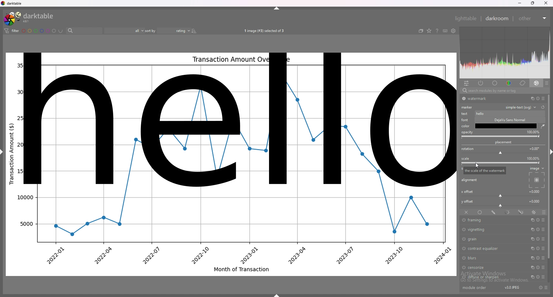 The image size is (553, 297). Describe the element at coordinates (540, 288) in the screenshot. I see `reset` at that location.